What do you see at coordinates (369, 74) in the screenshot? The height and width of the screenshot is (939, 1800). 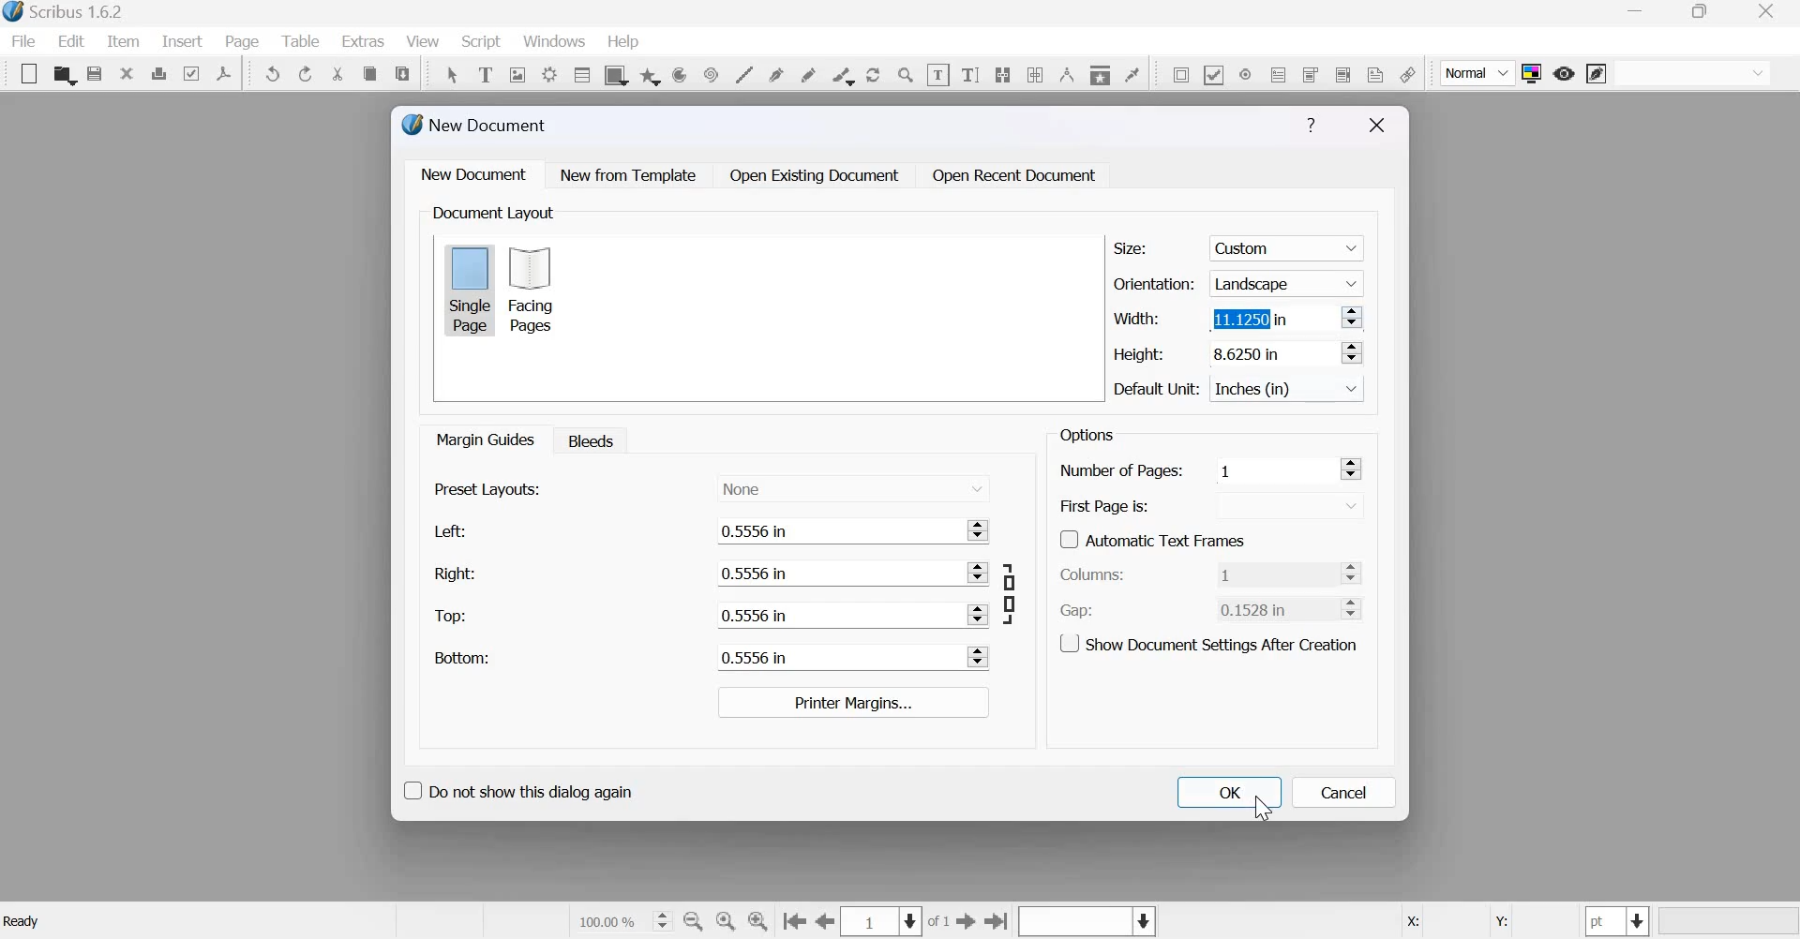 I see `copy` at bounding box center [369, 74].